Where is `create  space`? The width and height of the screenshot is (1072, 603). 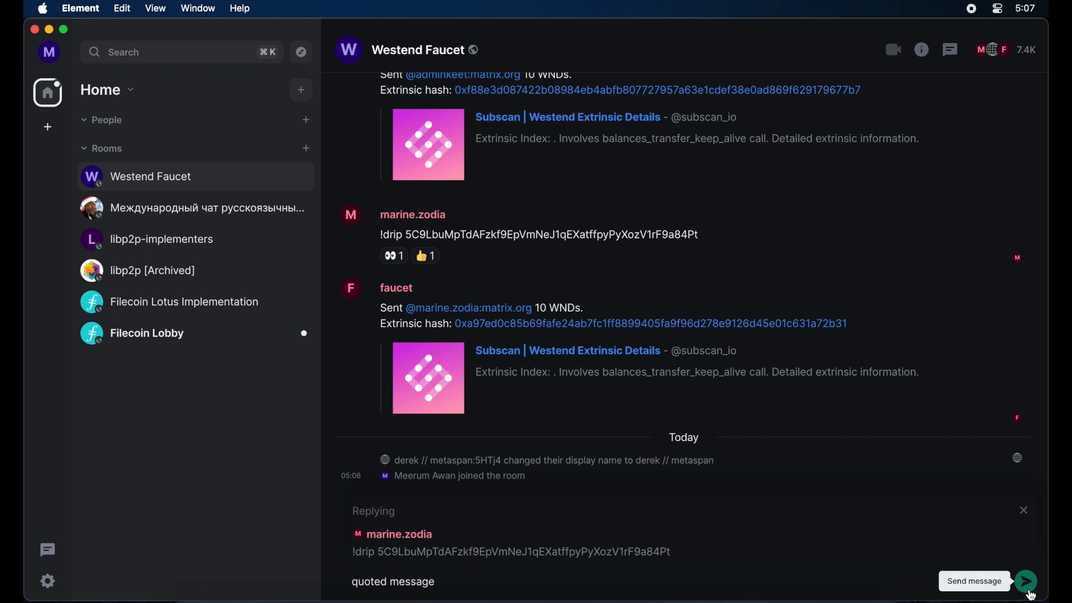 create  space is located at coordinates (49, 127).